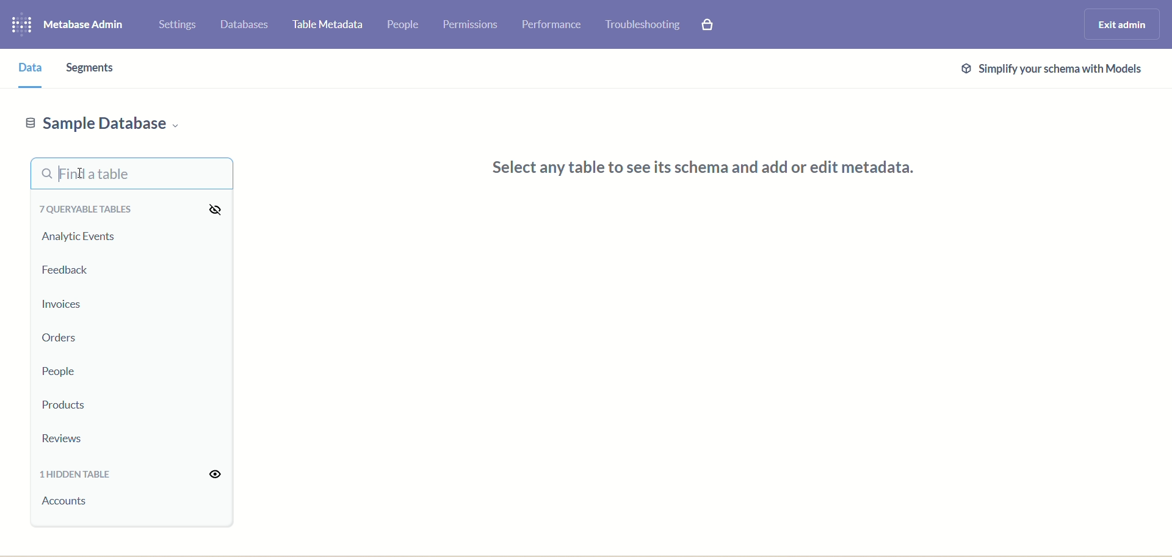 Image resolution: width=1172 pixels, height=557 pixels. Describe the element at coordinates (471, 24) in the screenshot. I see `permissions` at that location.